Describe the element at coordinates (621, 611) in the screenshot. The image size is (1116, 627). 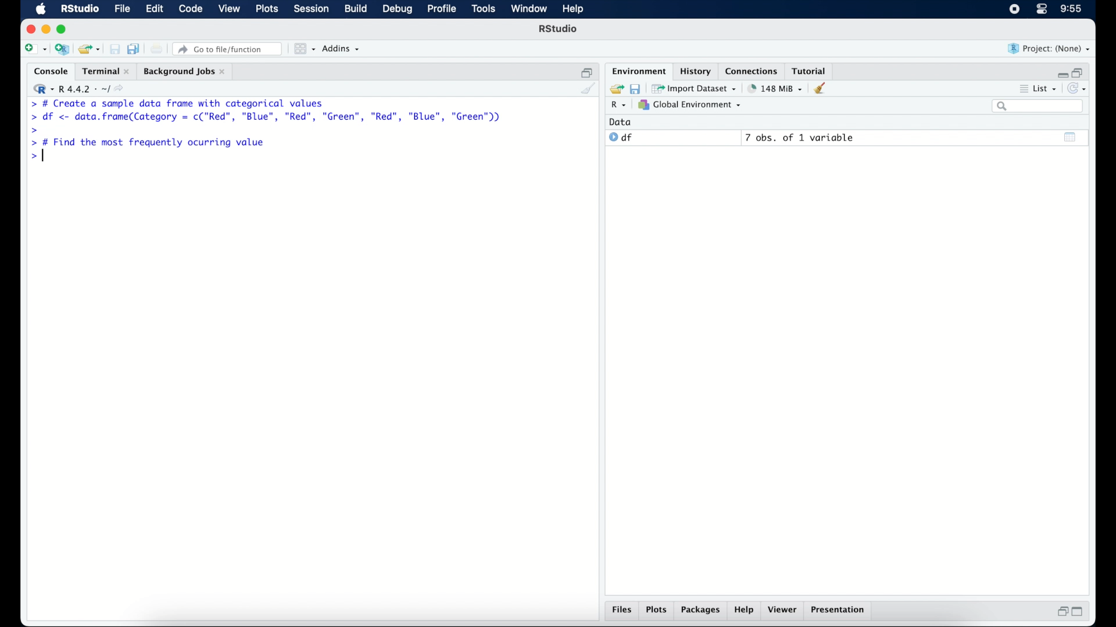
I see `files` at that location.